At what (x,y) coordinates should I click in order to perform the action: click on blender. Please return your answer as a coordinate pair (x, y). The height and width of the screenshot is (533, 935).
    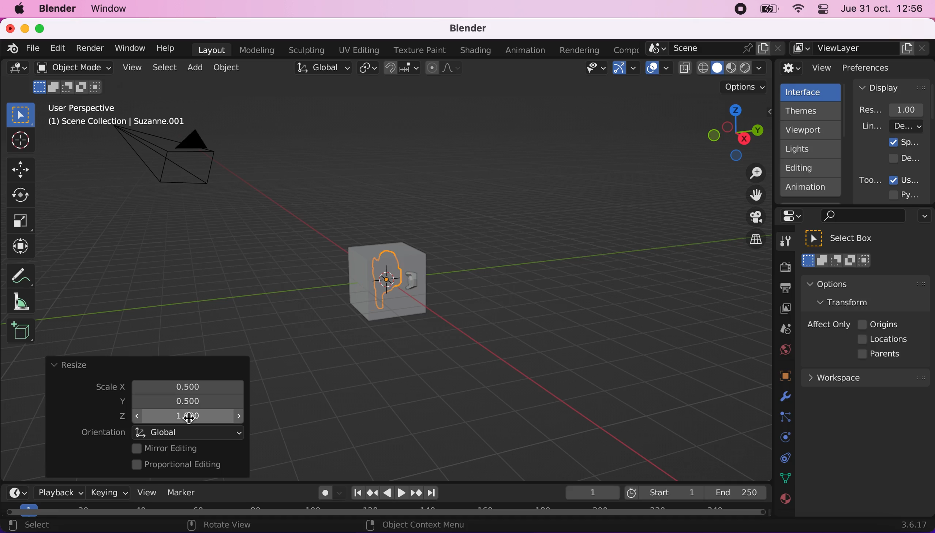
    Looking at the image, I should click on (10, 47).